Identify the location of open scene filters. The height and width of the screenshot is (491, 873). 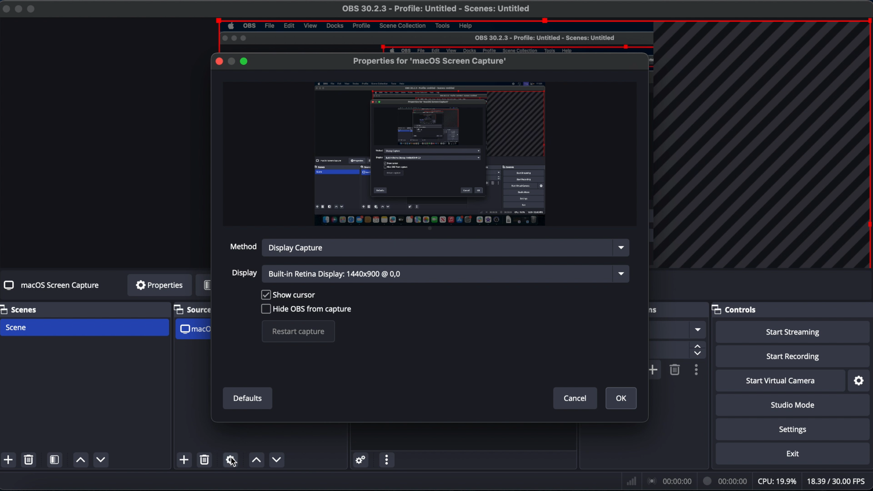
(54, 460).